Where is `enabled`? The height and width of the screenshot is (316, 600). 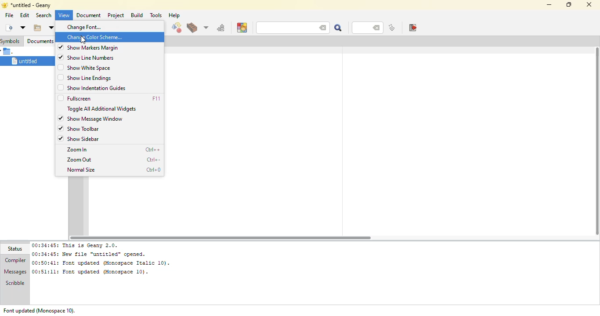 enabled is located at coordinates (61, 128).